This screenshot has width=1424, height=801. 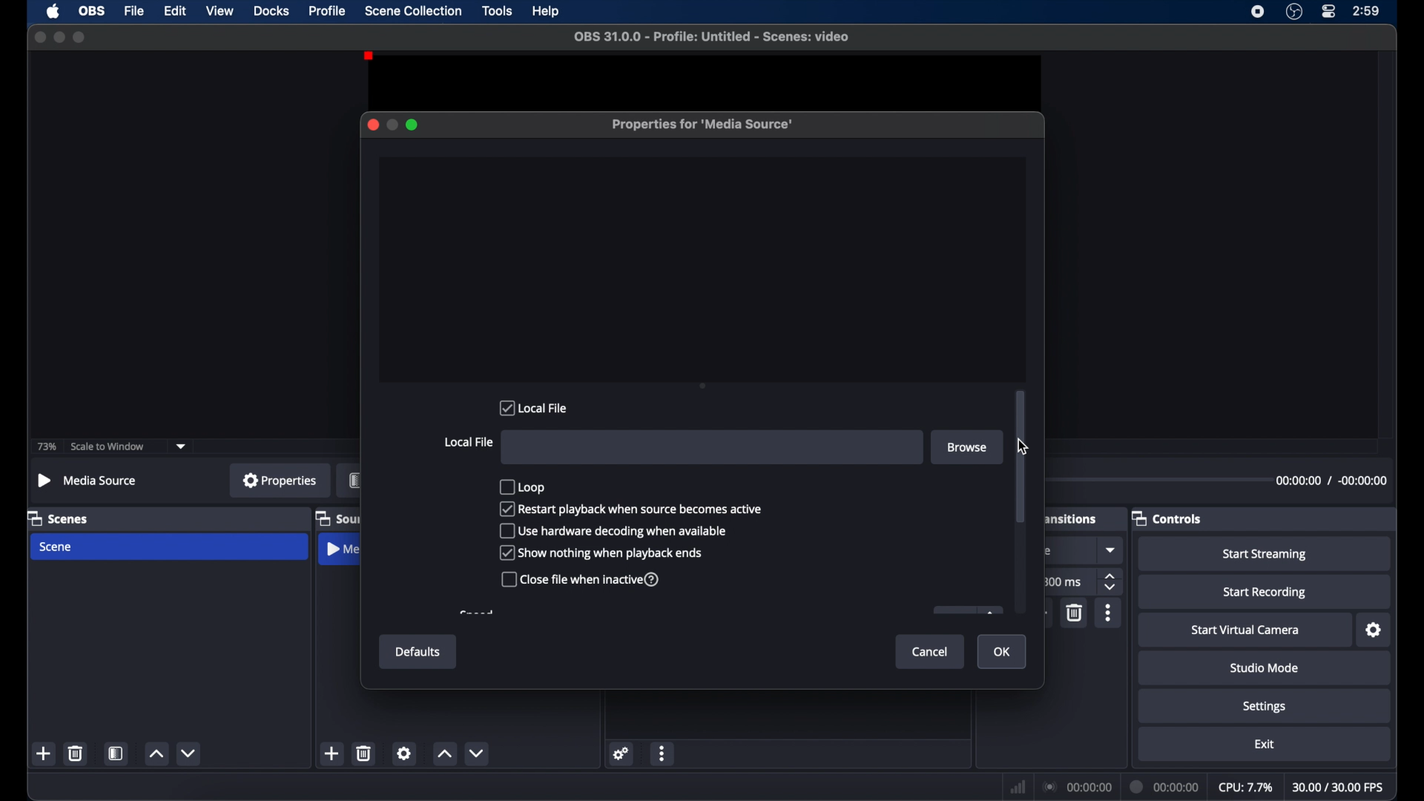 I want to click on add, so click(x=332, y=753).